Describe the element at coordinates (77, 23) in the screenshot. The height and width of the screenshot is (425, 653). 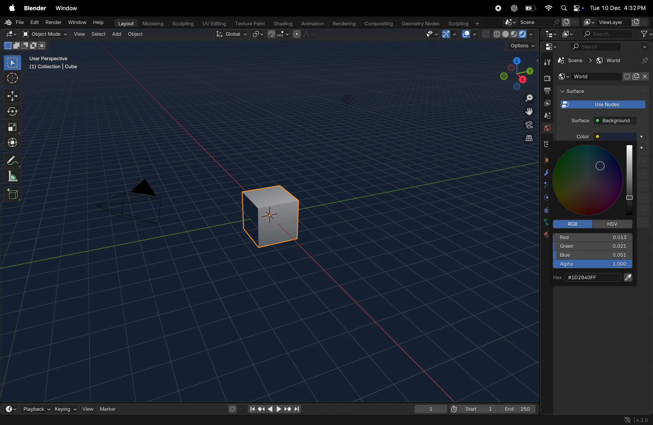
I see `Window` at that location.